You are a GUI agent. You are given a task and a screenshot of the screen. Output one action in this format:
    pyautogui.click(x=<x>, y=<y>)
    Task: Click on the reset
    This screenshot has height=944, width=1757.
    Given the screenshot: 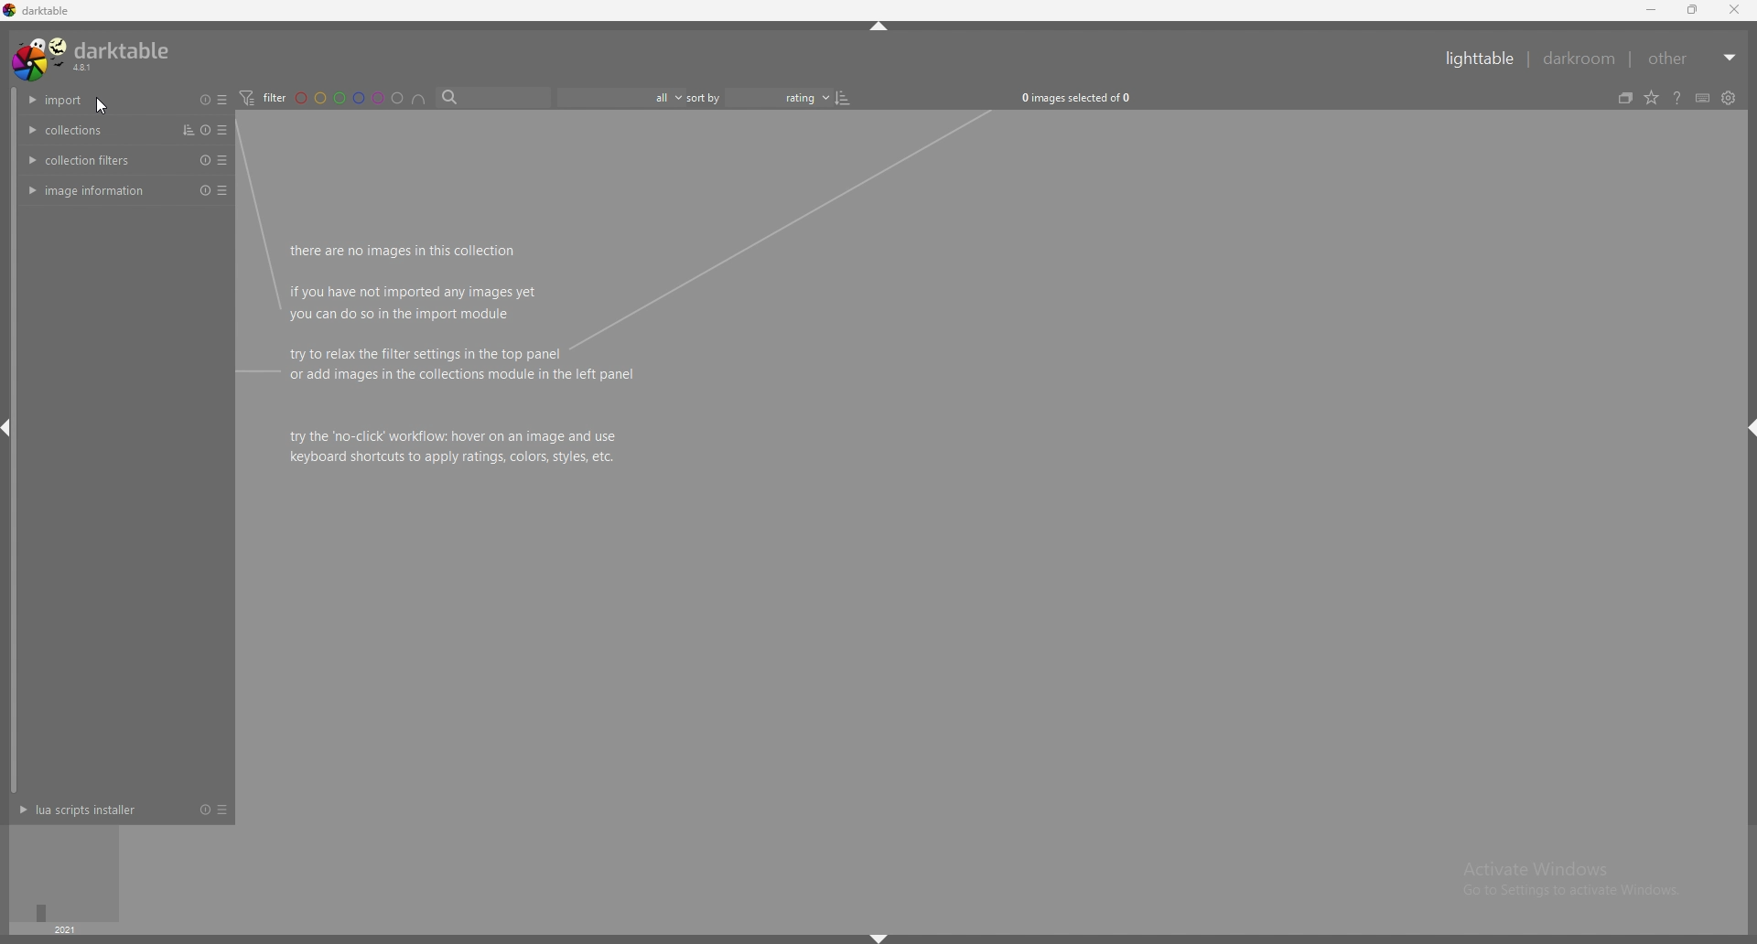 What is the action you would take?
    pyautogui.click(x=204, y=160)
    